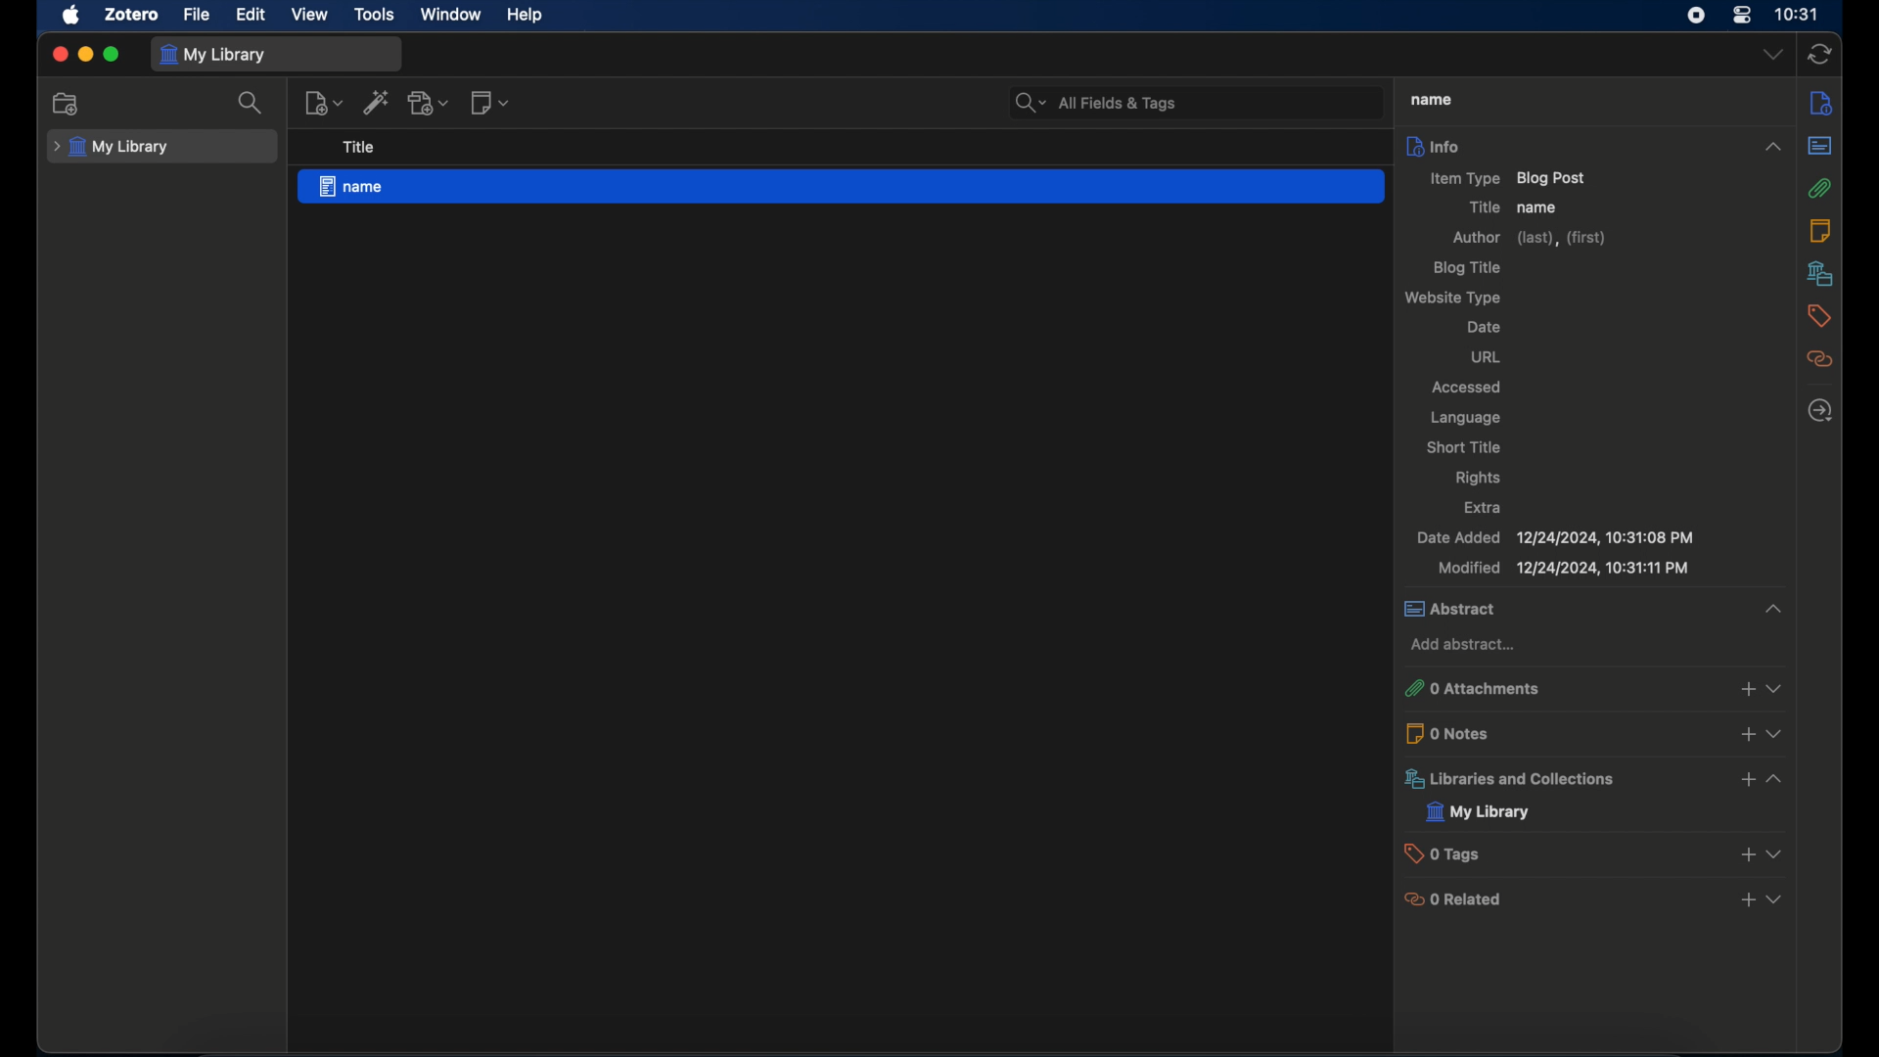 Image resolution: width=1879 pixels, height=1057 pixels. Describe the element at coordinates (1820, 56) in the screenshot. I see `sync` at that location.